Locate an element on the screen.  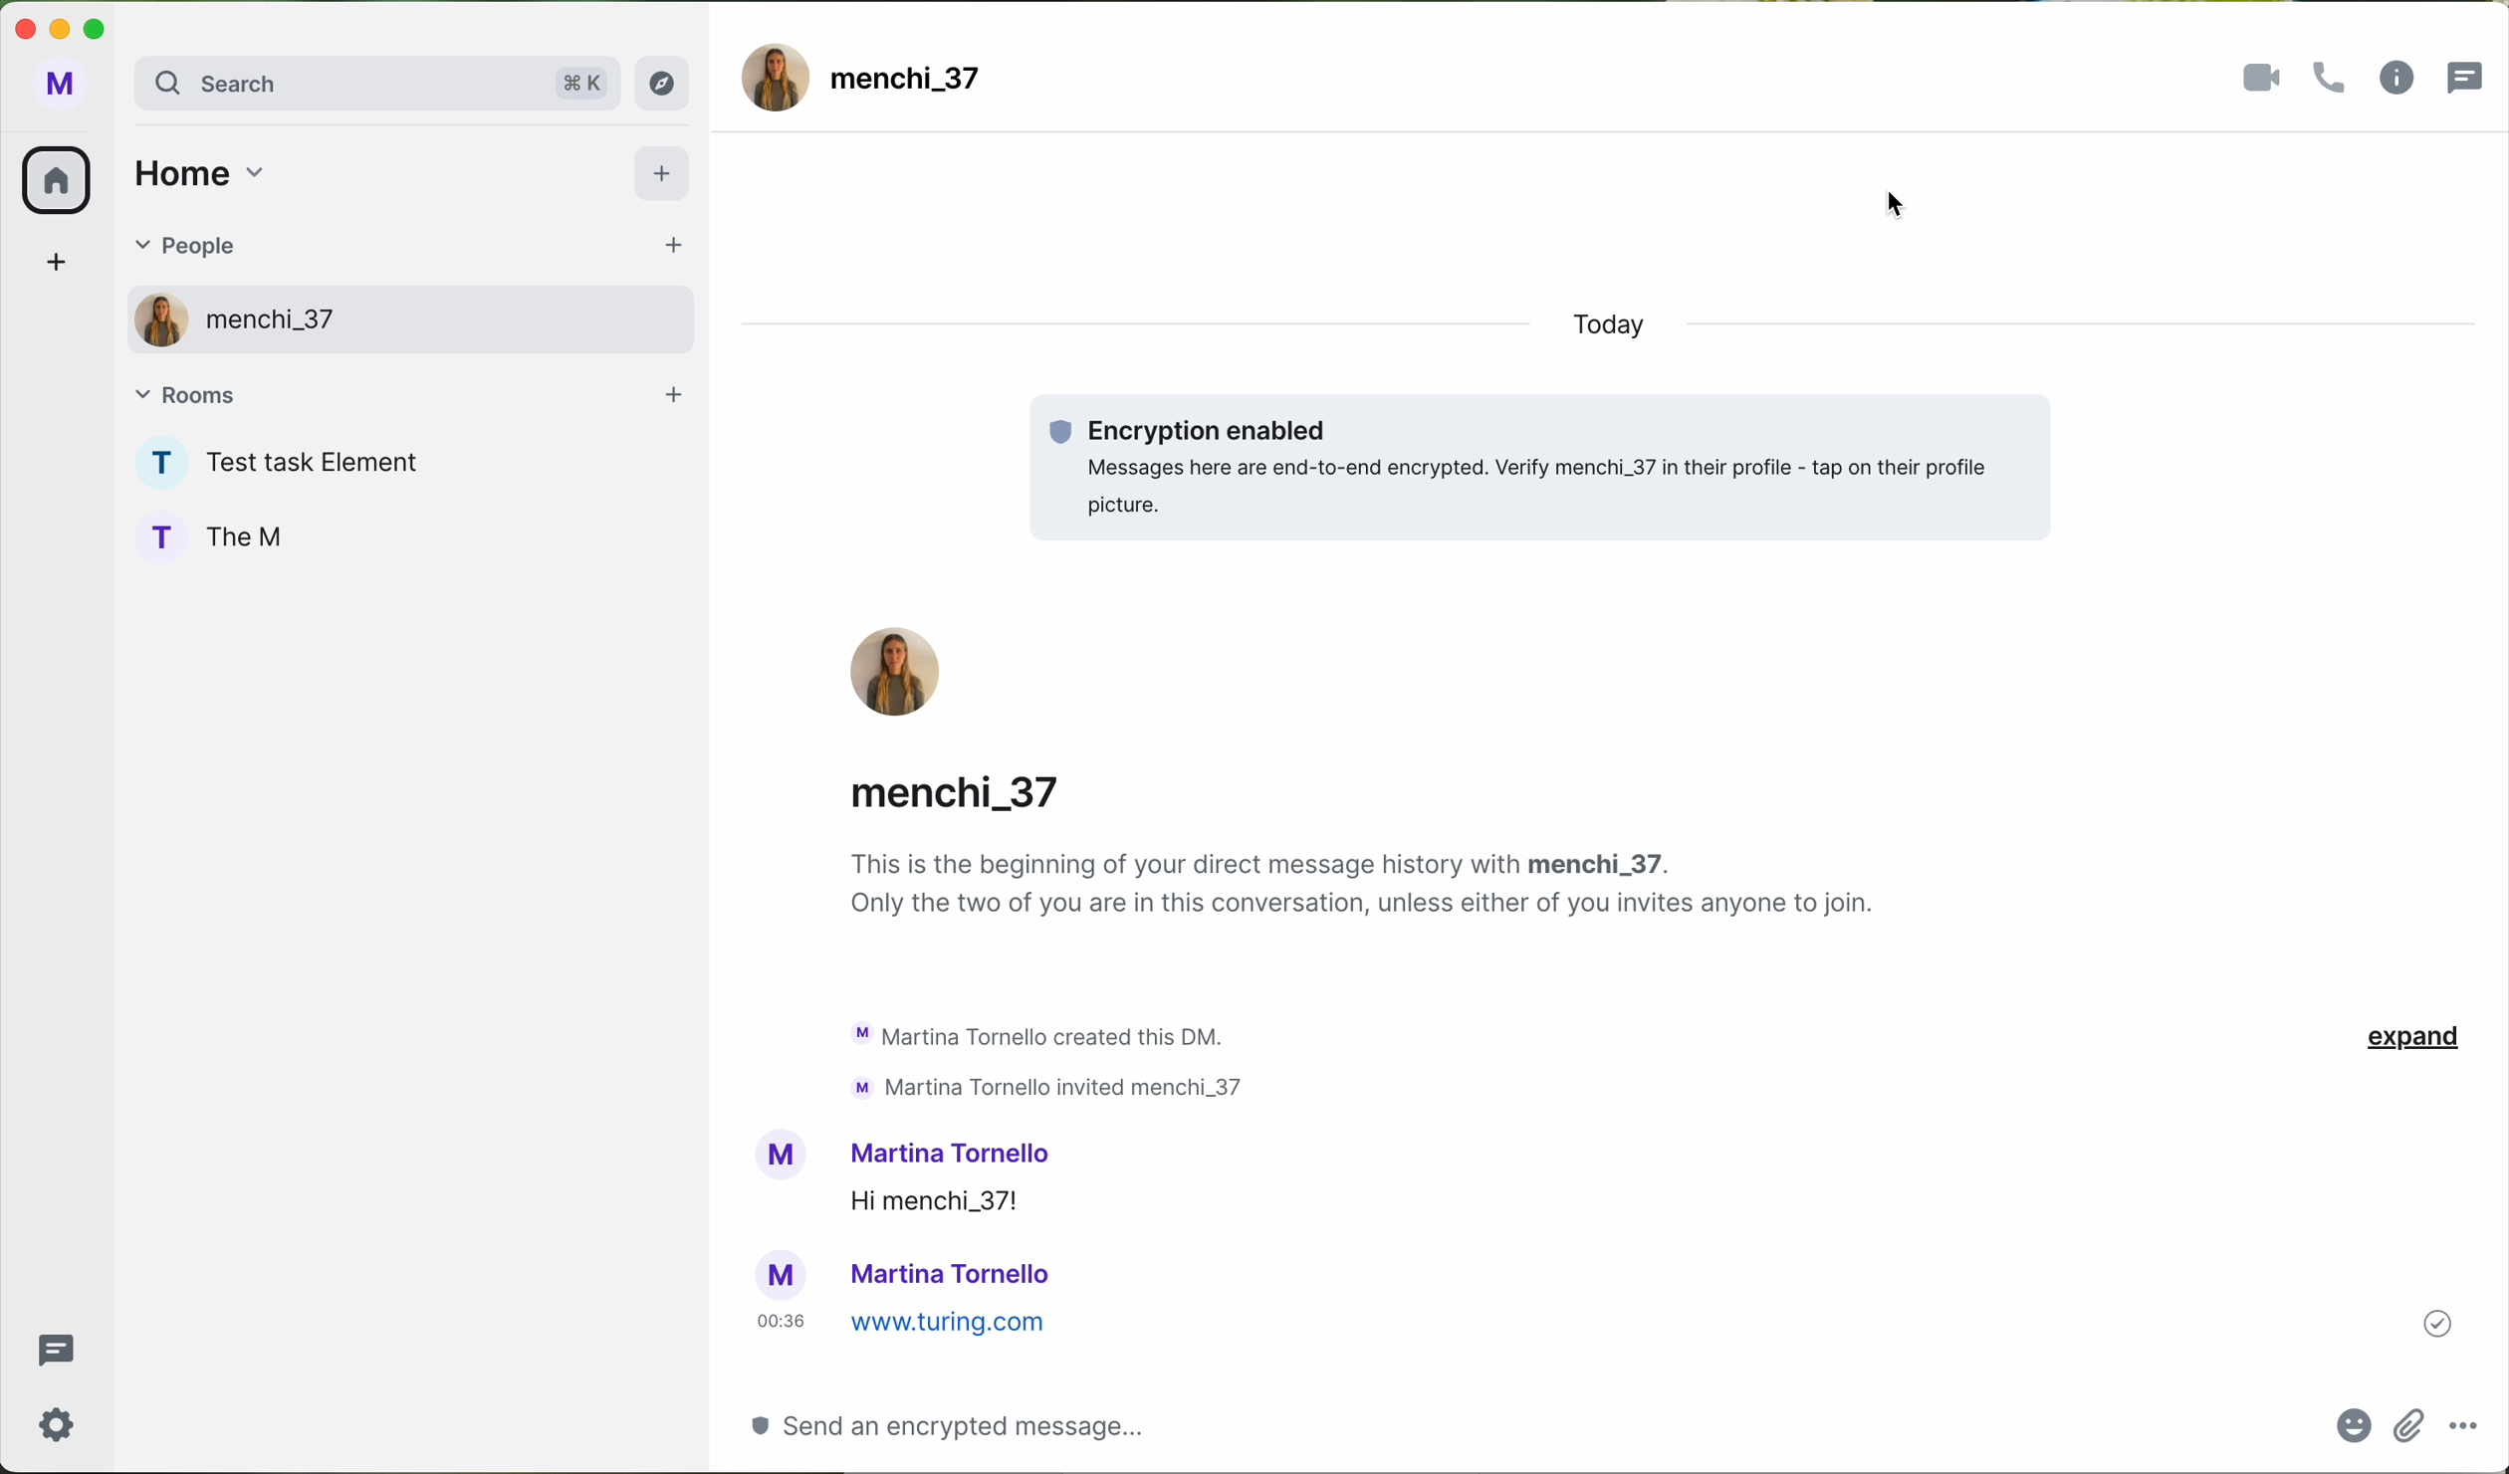
videocall is located at coordinates (2263, 78).